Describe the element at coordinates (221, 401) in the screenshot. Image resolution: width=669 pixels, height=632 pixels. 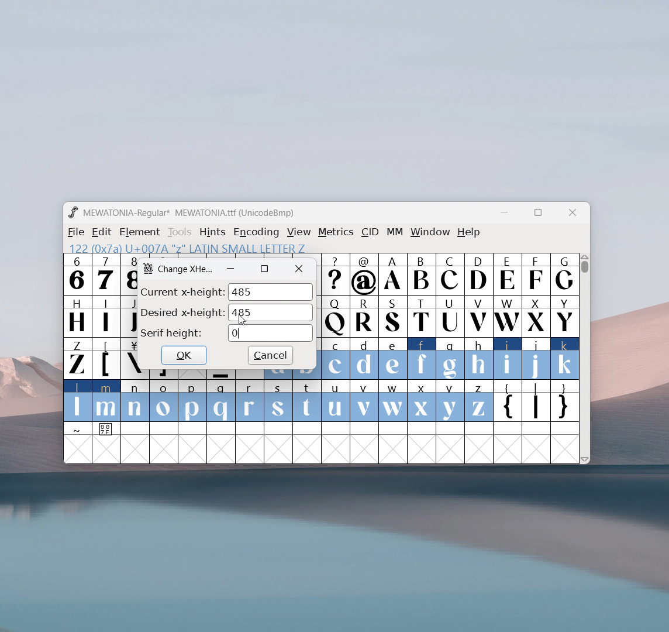
I see `q` at that location.